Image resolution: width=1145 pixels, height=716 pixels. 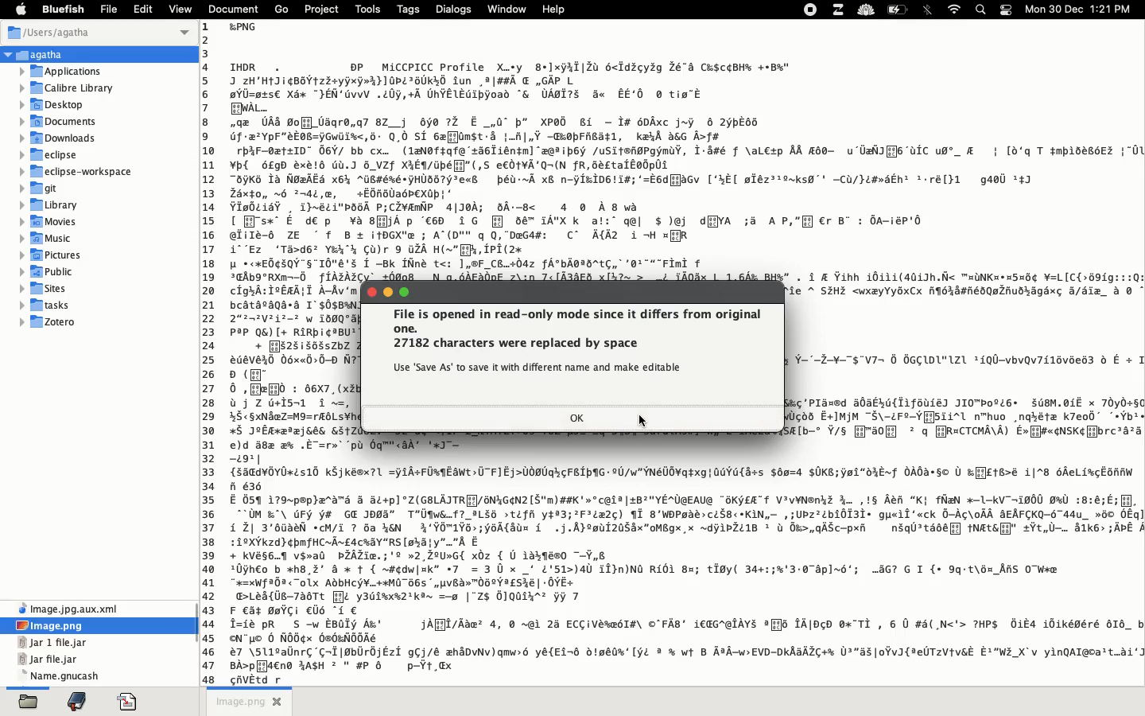 I want to click on ok, so click(x=572, y=415).